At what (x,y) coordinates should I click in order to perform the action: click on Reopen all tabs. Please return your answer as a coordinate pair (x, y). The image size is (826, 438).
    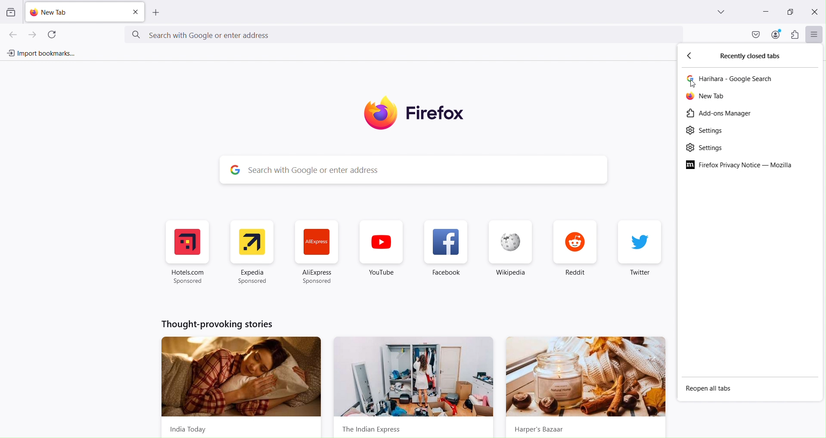
    Looking at the image, I should click on (710, 389).